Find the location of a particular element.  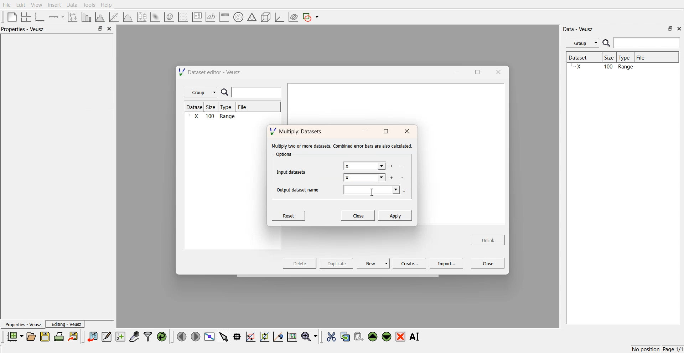

plot key is located at coordinates (197, 17).